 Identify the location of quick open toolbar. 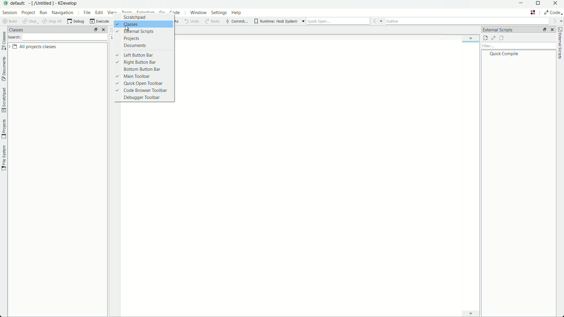
(142, 83).